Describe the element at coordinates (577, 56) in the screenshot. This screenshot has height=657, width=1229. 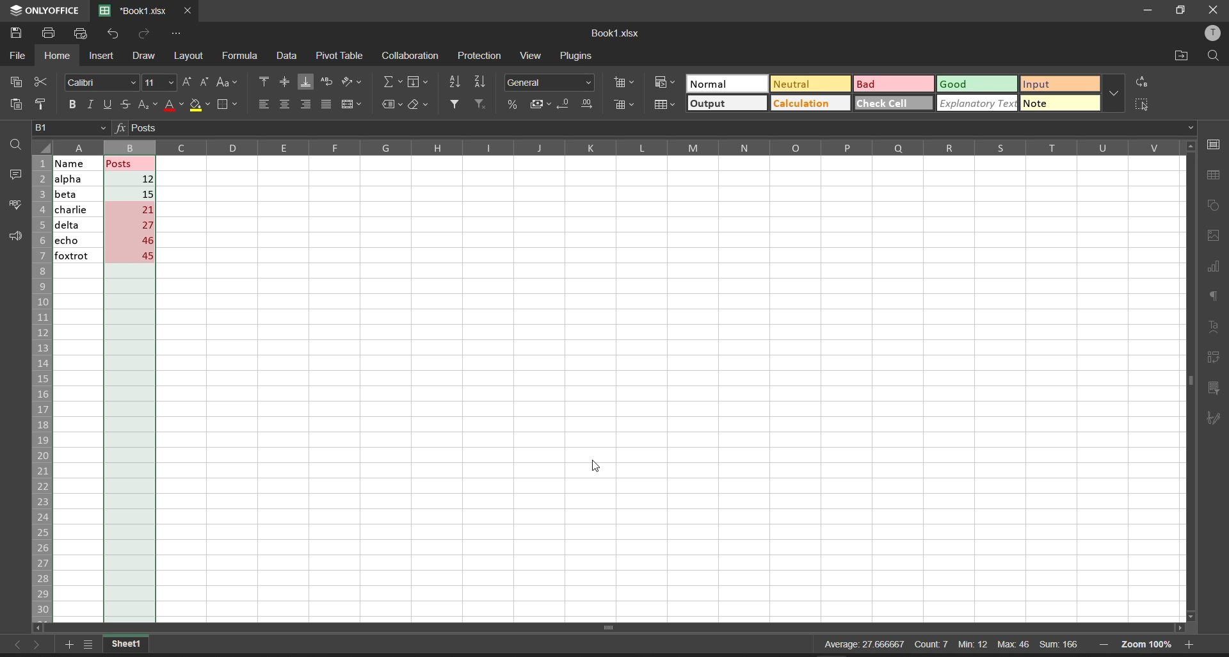
I see `plugins` at that location.